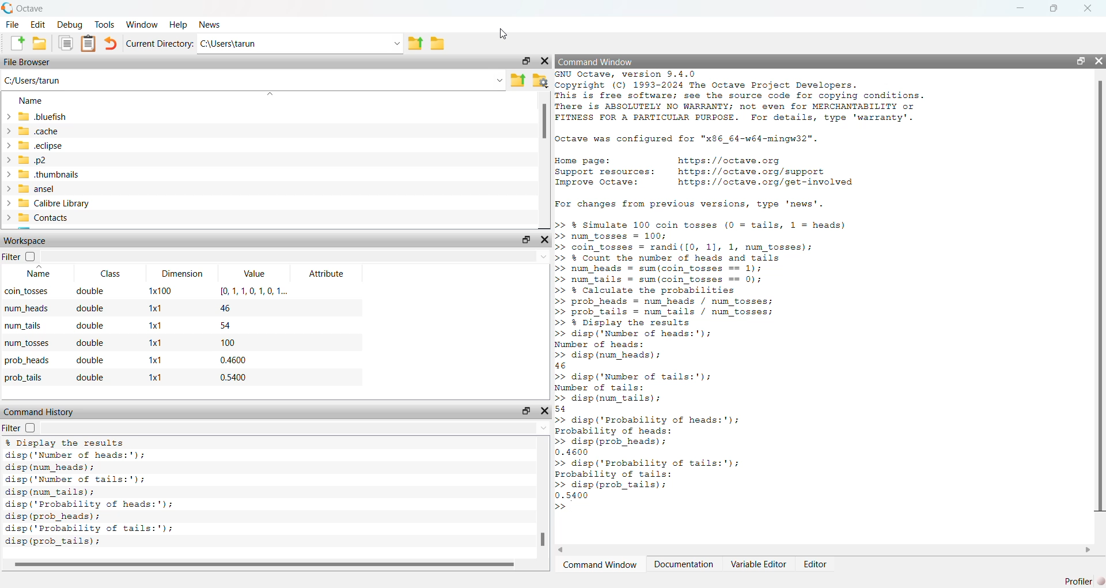 This screenshot has height=588, width=1106. What do you see at coordinates (543, 427) in the screenshot?
I see `dropdown` at bounding box center [543, 427].